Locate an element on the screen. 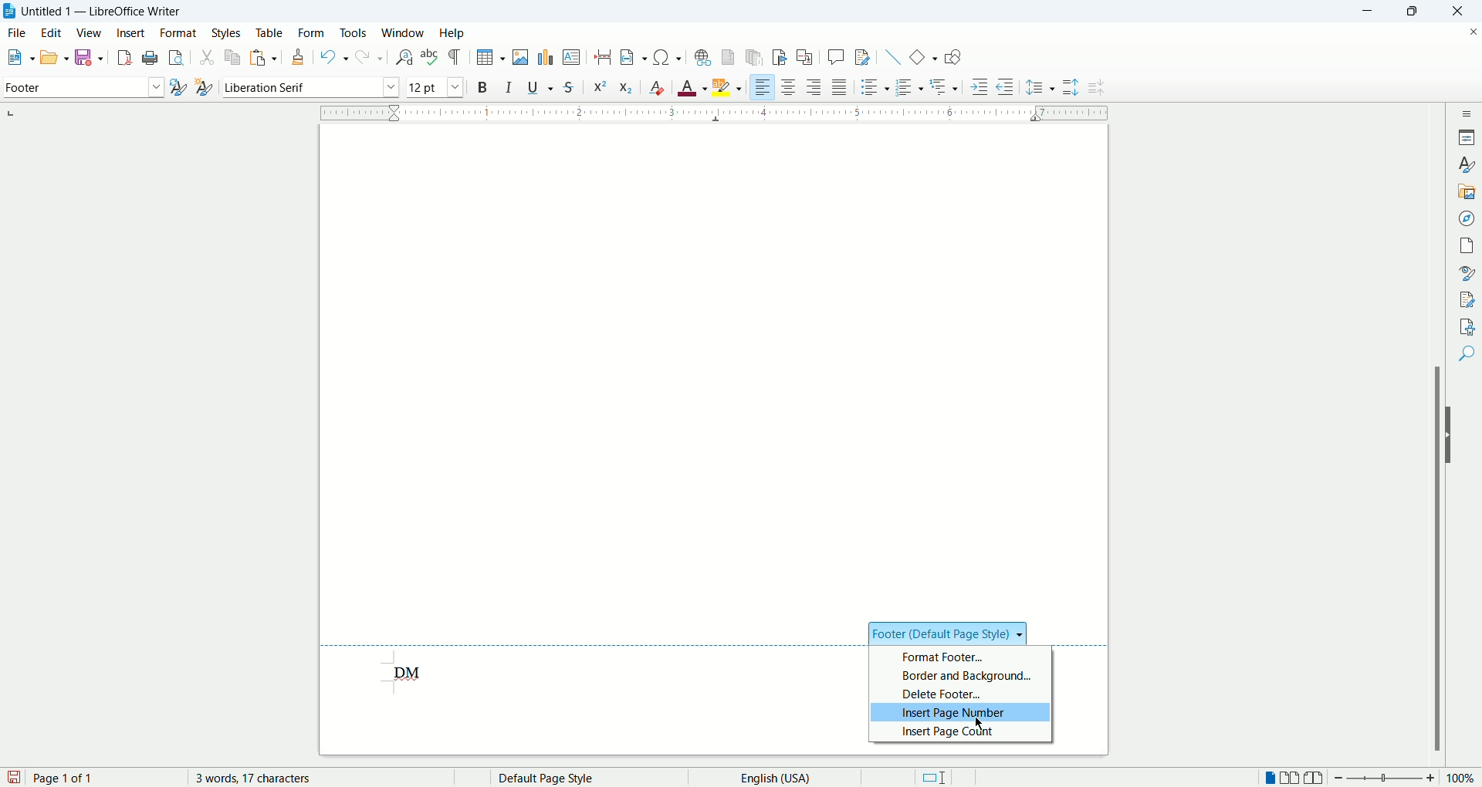 The image size is (1482, 787). insert is located at coordinates (130, 32).